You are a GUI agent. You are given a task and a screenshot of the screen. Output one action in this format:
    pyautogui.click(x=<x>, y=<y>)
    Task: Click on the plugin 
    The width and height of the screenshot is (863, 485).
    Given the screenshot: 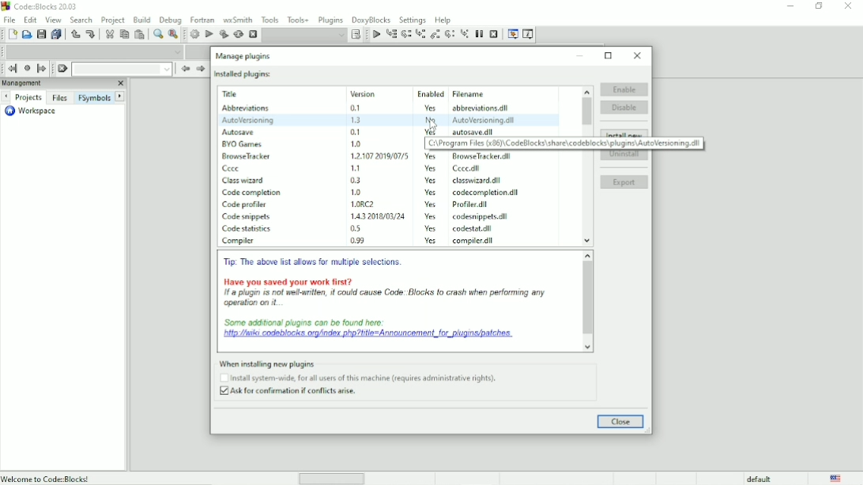 What is the action you would take?
    pyautogui.click(x=244, y=216)
    